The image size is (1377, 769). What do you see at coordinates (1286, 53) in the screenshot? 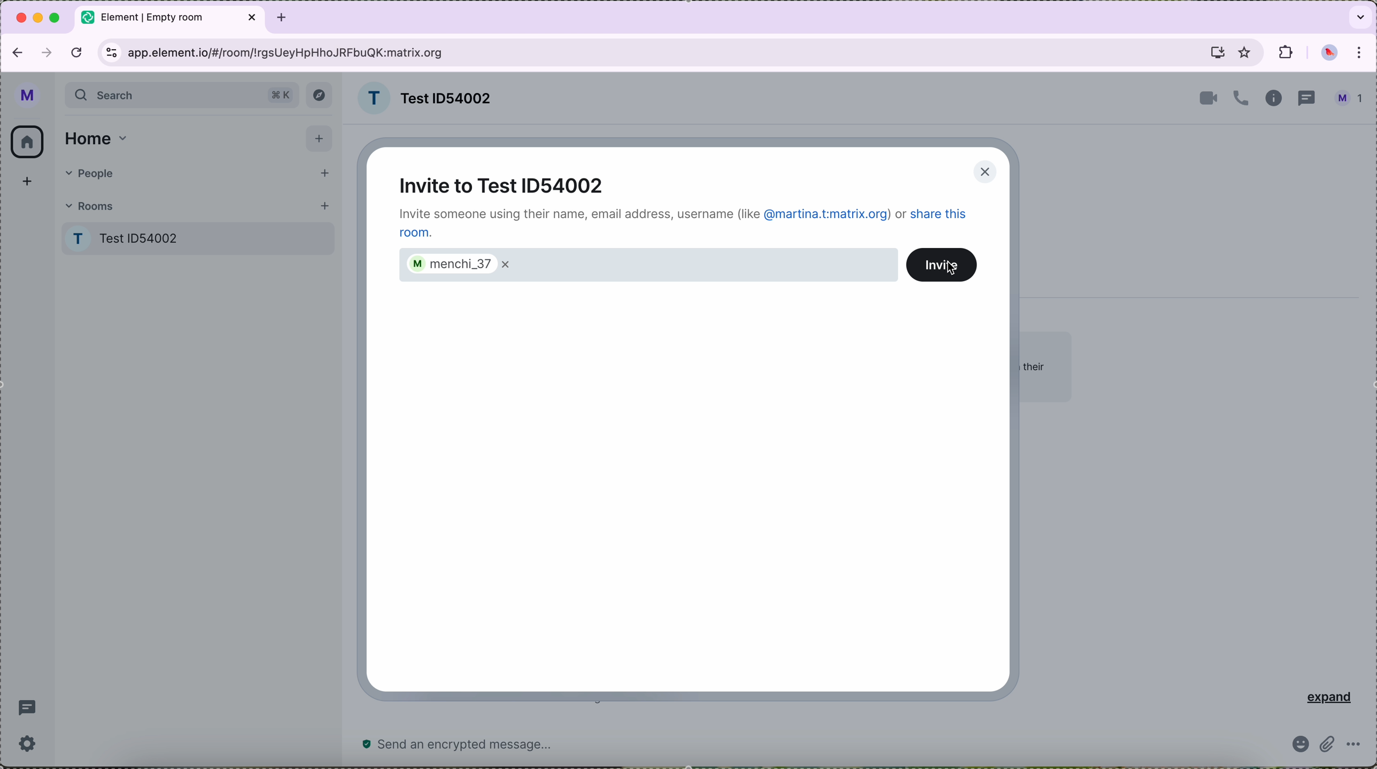
I see `extensions` at bounding box center [1286, 53].